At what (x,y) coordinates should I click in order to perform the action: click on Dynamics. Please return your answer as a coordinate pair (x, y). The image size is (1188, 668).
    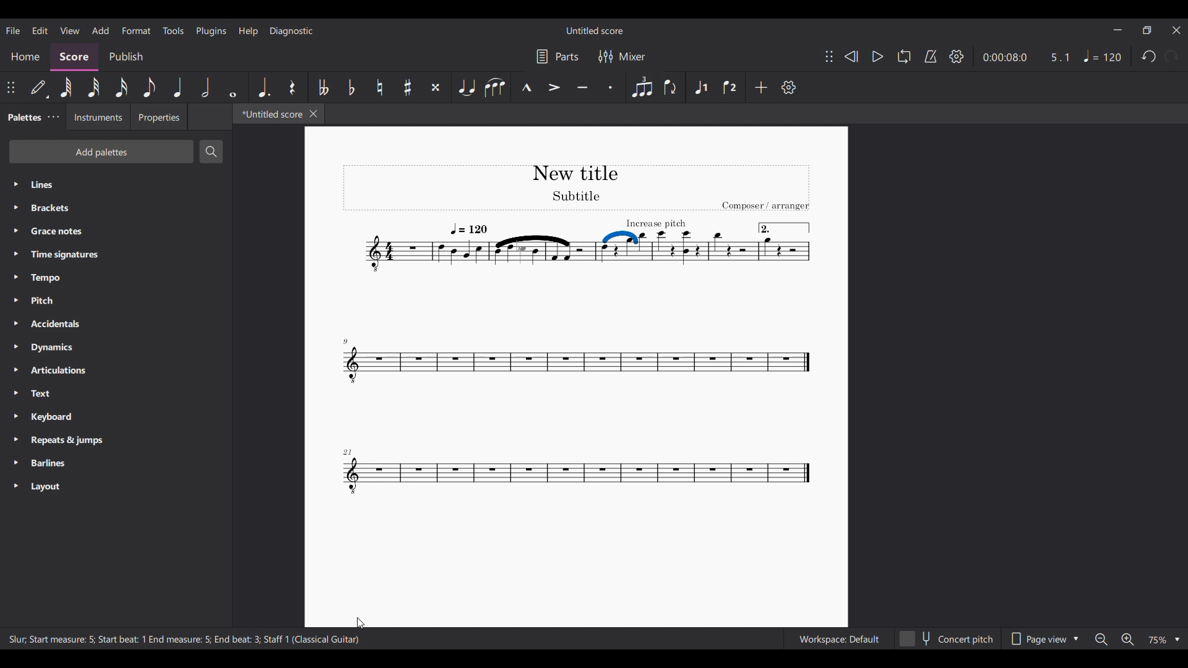
    Looking at the image, I should click on (115, 347).